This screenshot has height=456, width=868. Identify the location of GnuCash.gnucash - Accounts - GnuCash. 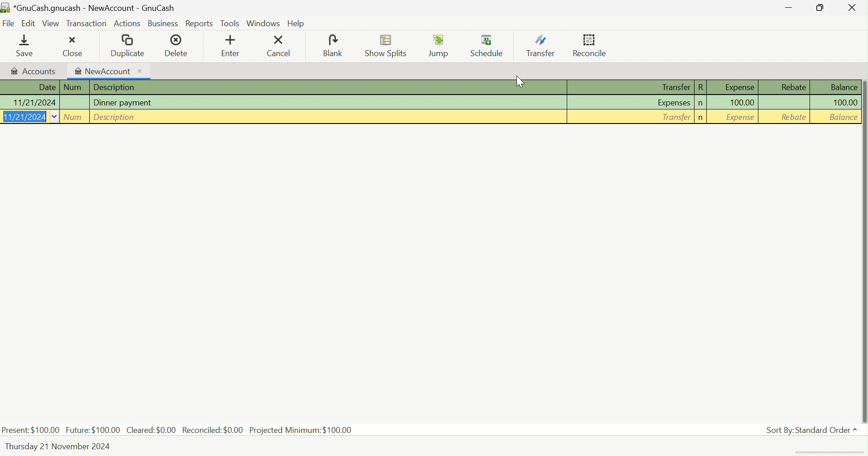
(90, 7).